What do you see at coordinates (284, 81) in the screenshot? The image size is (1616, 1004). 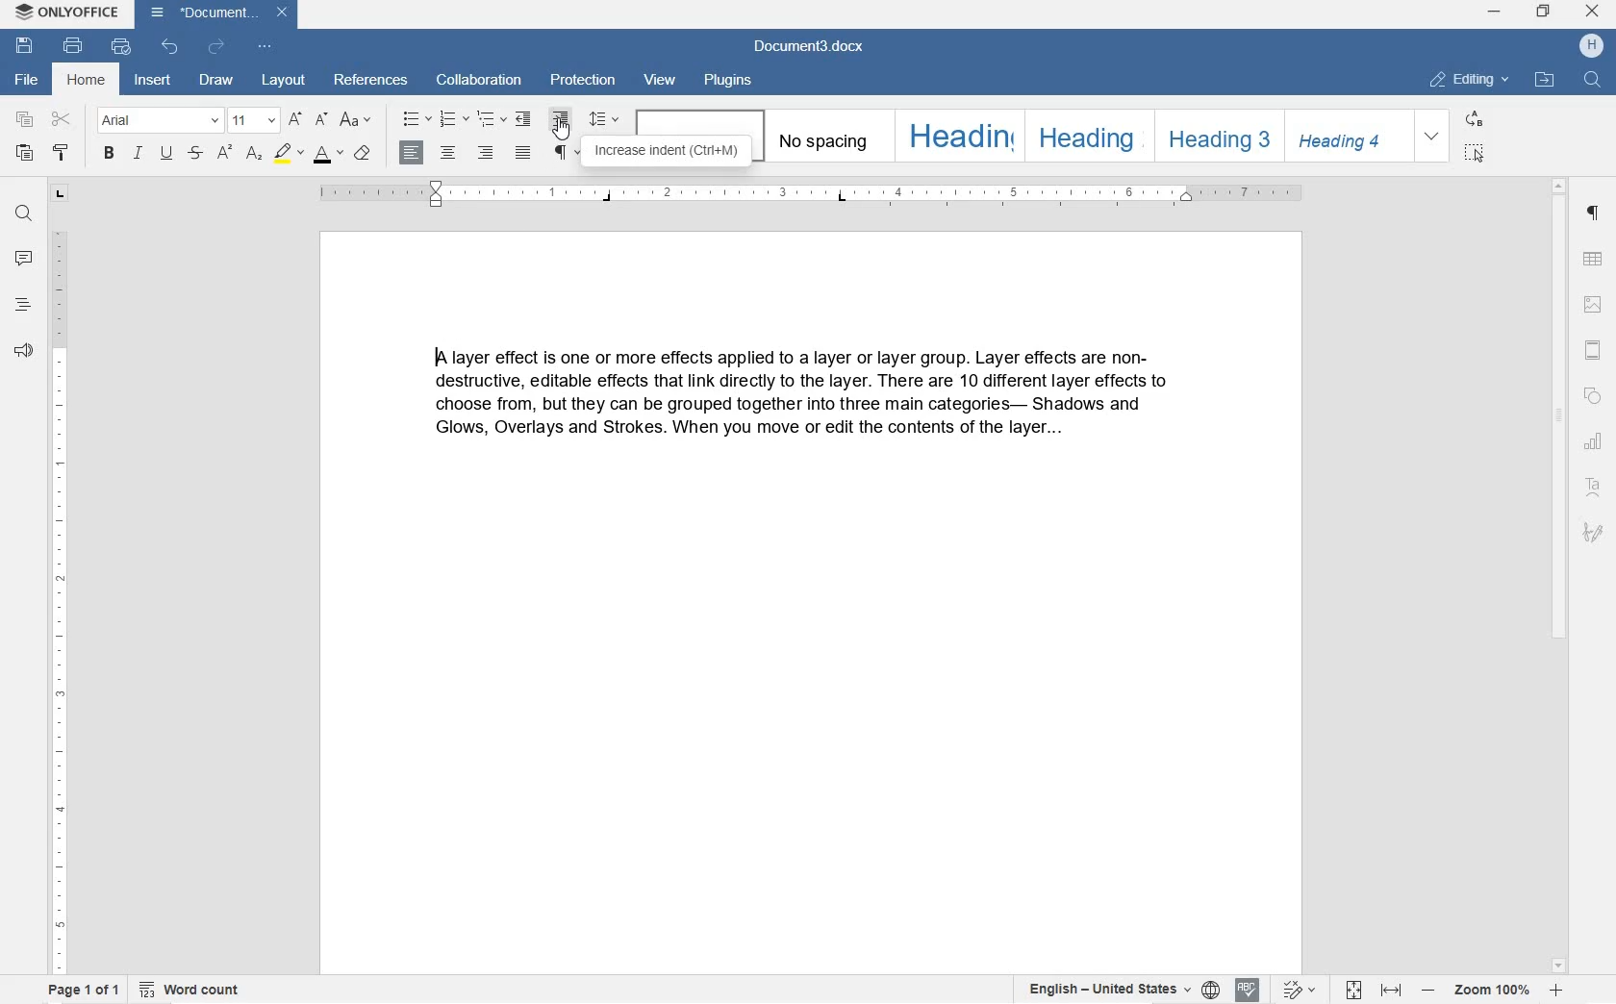 I see `LAYOUT` at bounding box center [284, 81].